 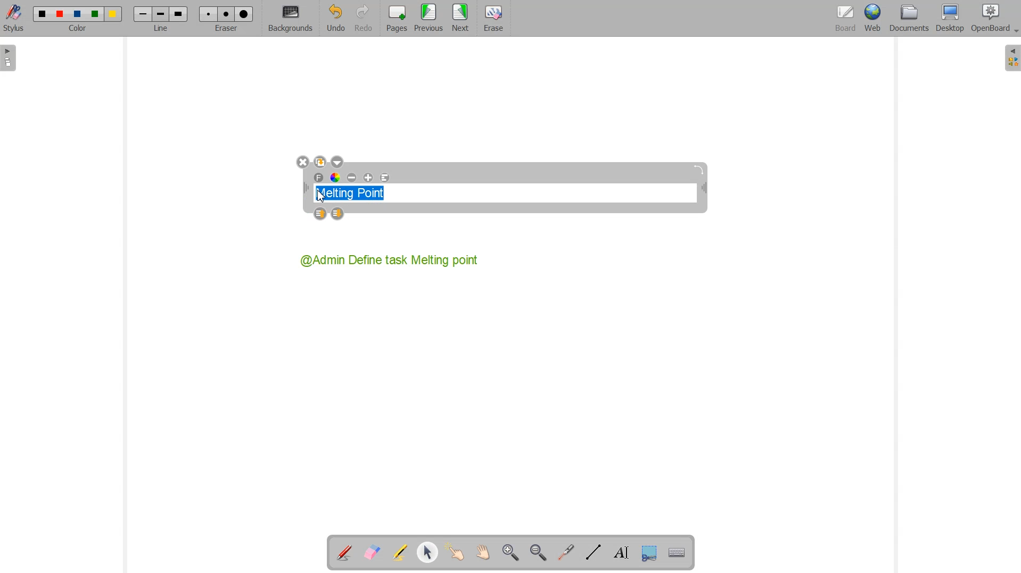 I want to click on @Admin Define task Melting point, so click(x=391, y=260).